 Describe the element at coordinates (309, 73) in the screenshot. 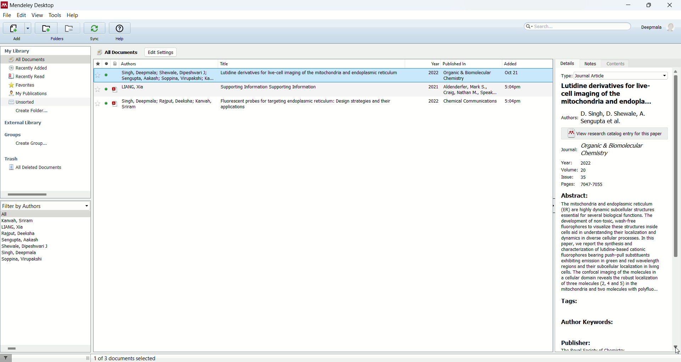

I see `Lutidine derivatives for live-cell imaging of the mitochondria and endoplasmic reticulum` at that location.